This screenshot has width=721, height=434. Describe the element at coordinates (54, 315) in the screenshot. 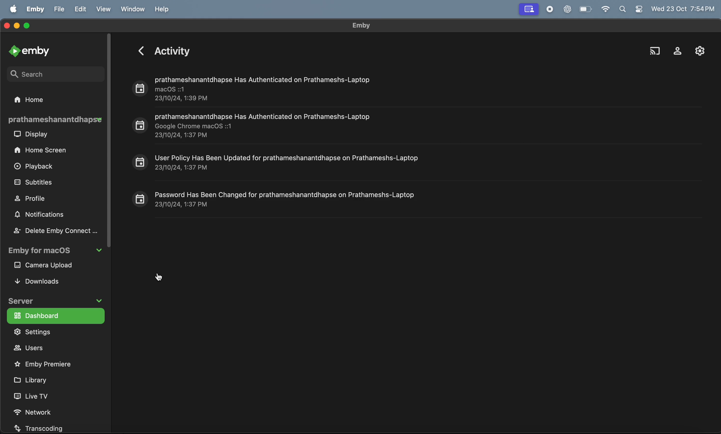

I see `dashboards` at that location.